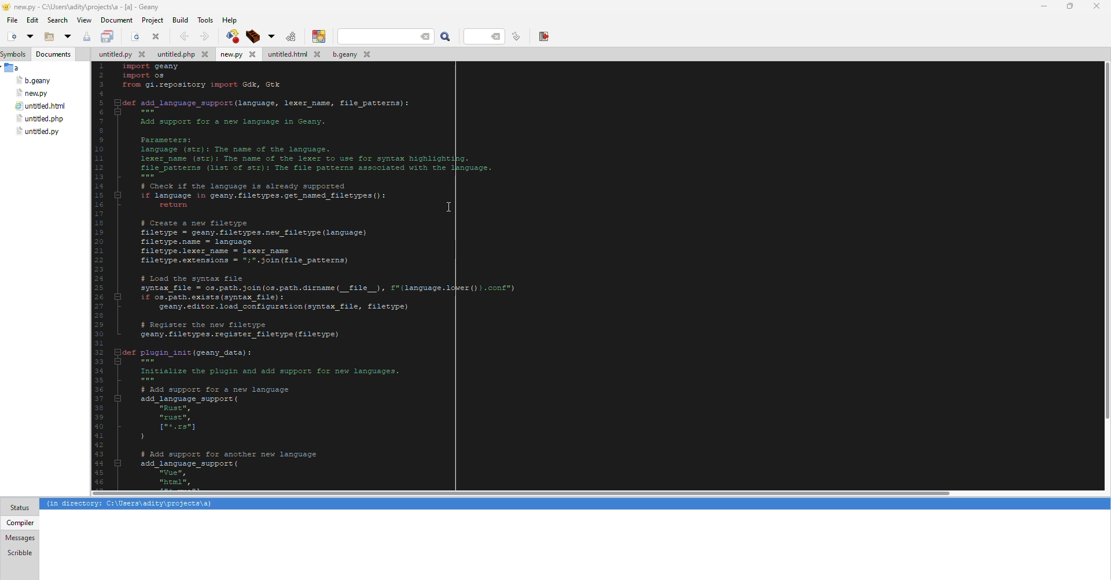 This screenshot has width=1111, height=580. What do you see at coordinates (253, 37) in the screenshot?
I see `build` at bounding box center [253, 37].